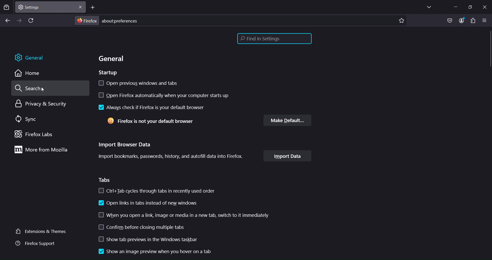 This screenshot has width=492, height=260. Describe the element at coordinates (35, 134) in the screenshot. I see `firefox labs` at that location.